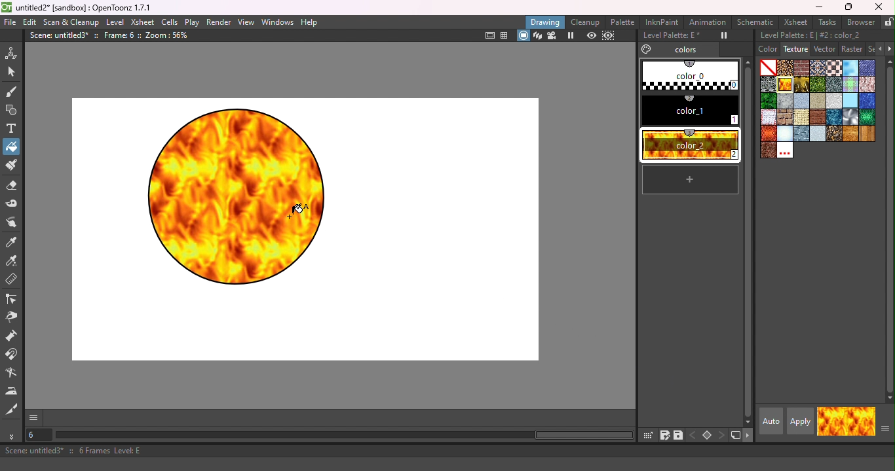 The height and width of the screenshot is (471, 895). What do you see at coordinates (803, 101) in the screenshot?
I see `paper 1.bmp` at bounding box center [803, 101].